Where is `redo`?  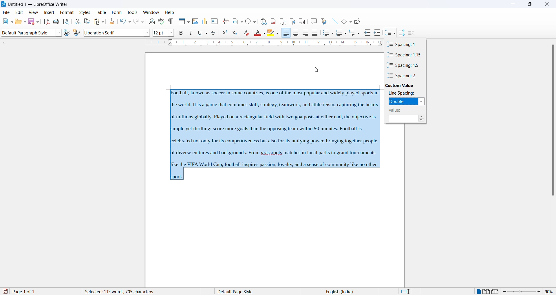 redo is located at coordinates (139, 22).